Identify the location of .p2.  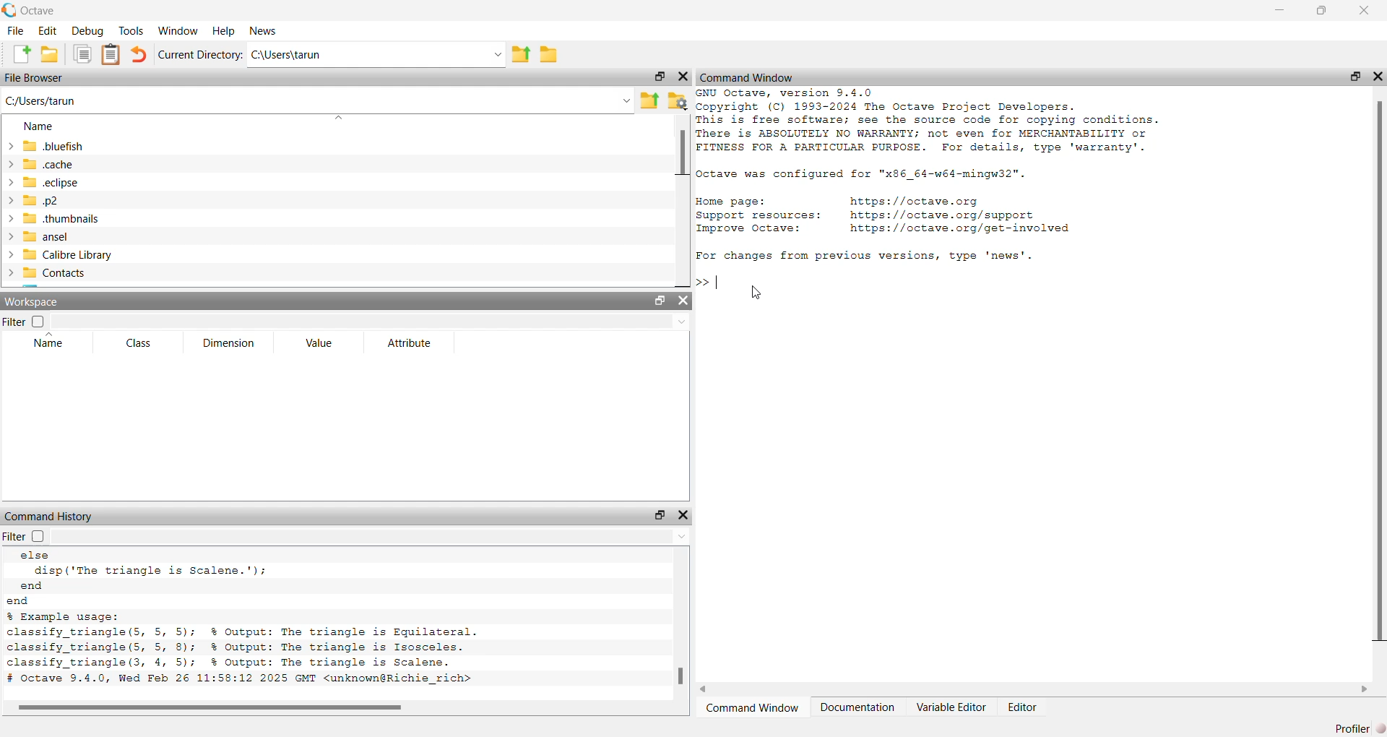
(52, 200).